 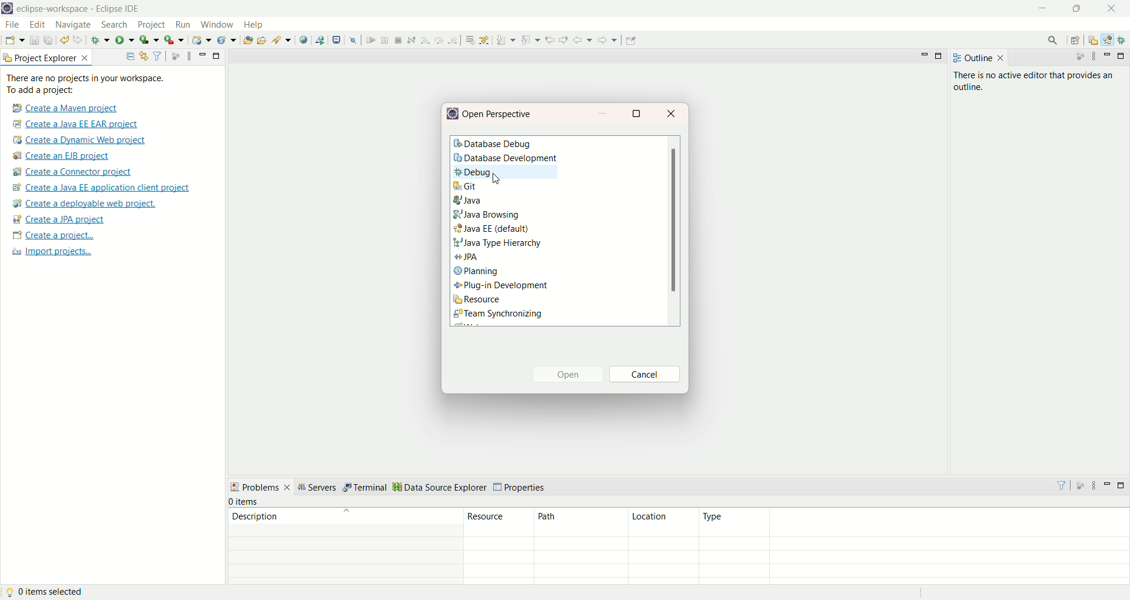 What do you see at coordinates (52, 252) in the screenshot?
I see `import projects` at bounding box center [52, 252].